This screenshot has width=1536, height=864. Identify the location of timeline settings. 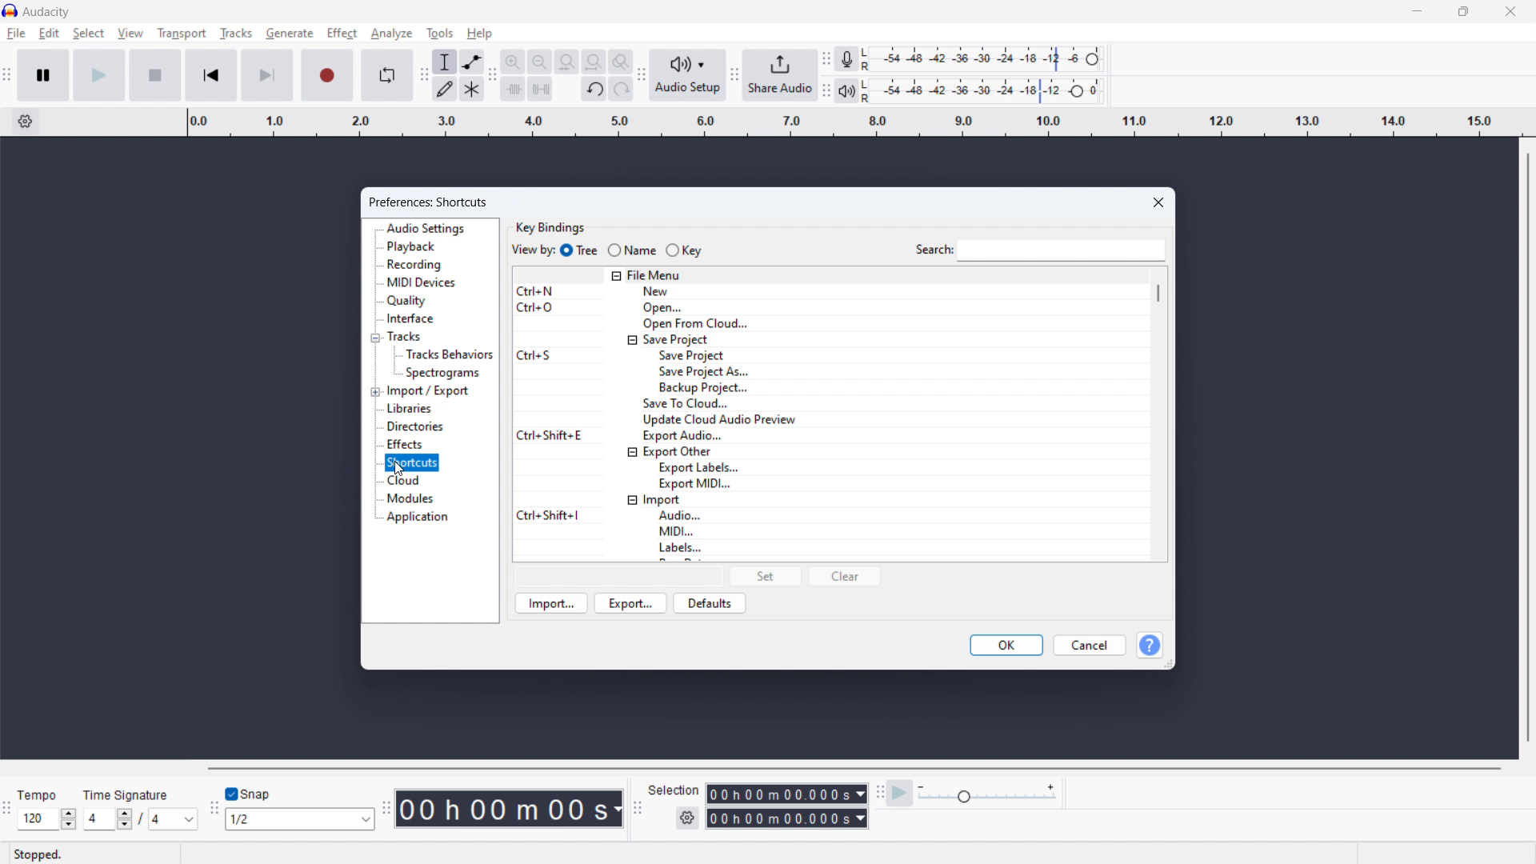
(24, 122).